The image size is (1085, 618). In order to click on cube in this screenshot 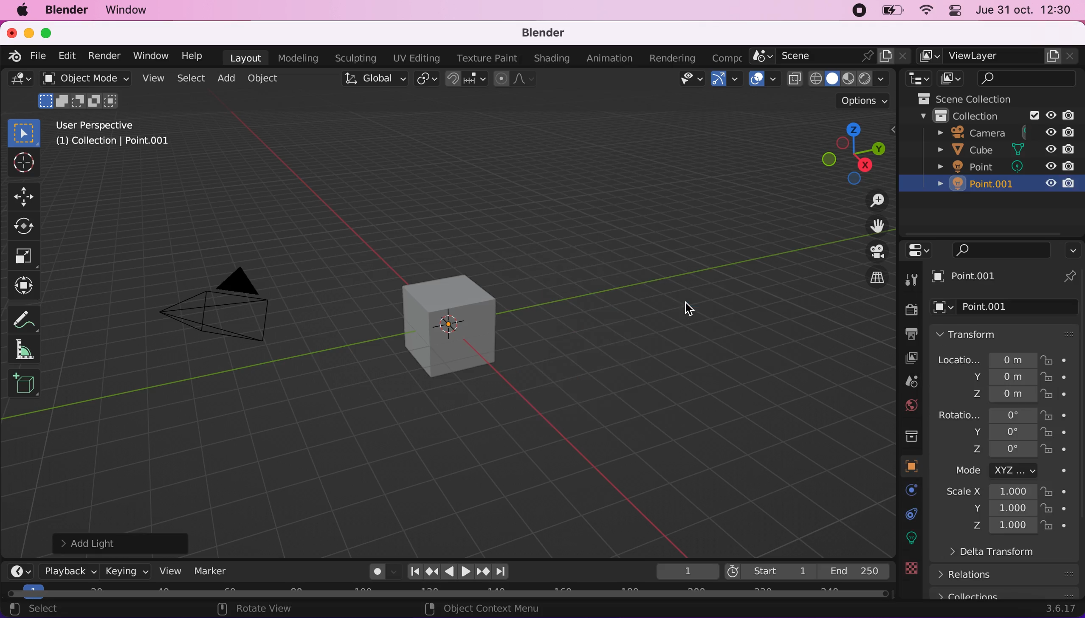, I will do `click(967, 150)`.